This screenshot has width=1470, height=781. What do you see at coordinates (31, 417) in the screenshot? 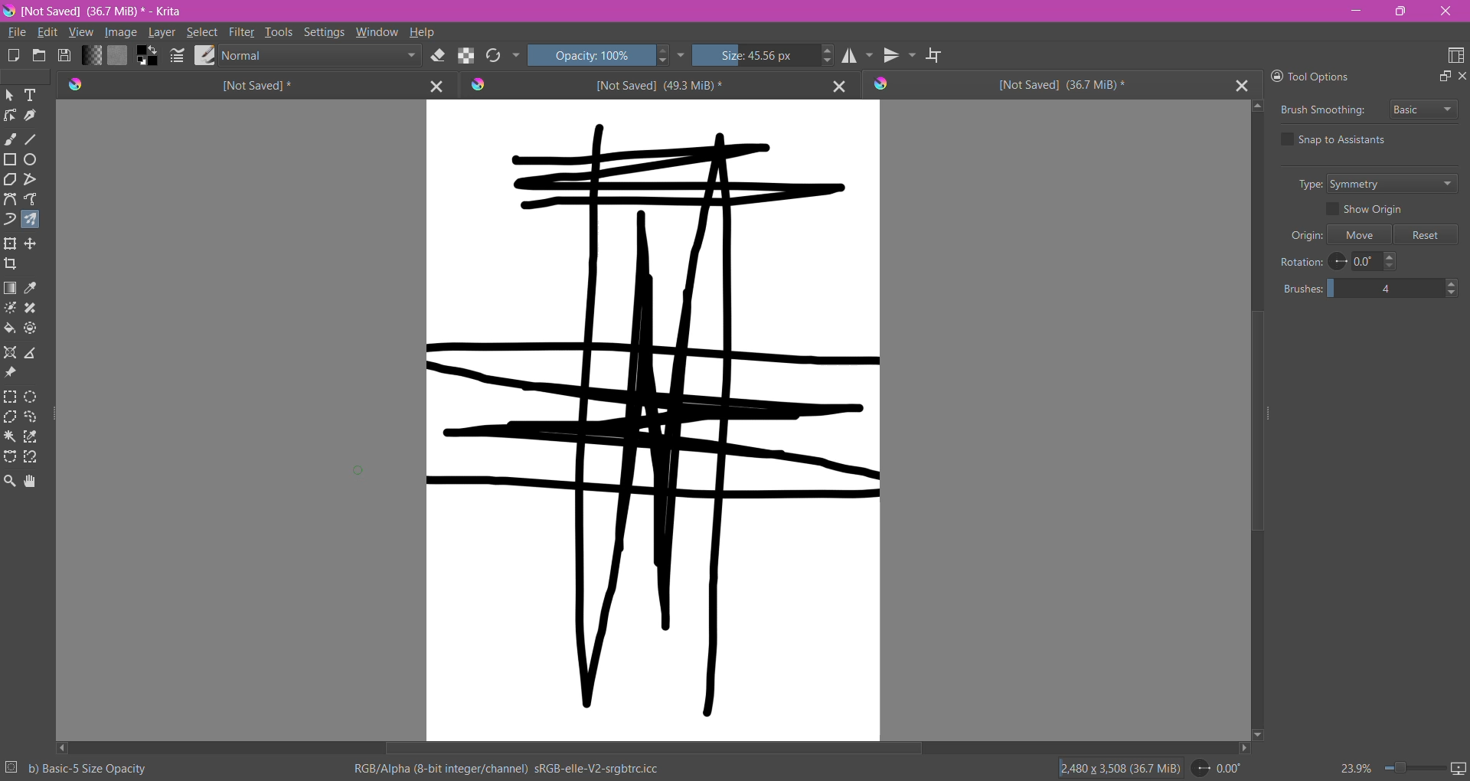
I see `Freehand Selection Tool` at bounding box center [31, 417].